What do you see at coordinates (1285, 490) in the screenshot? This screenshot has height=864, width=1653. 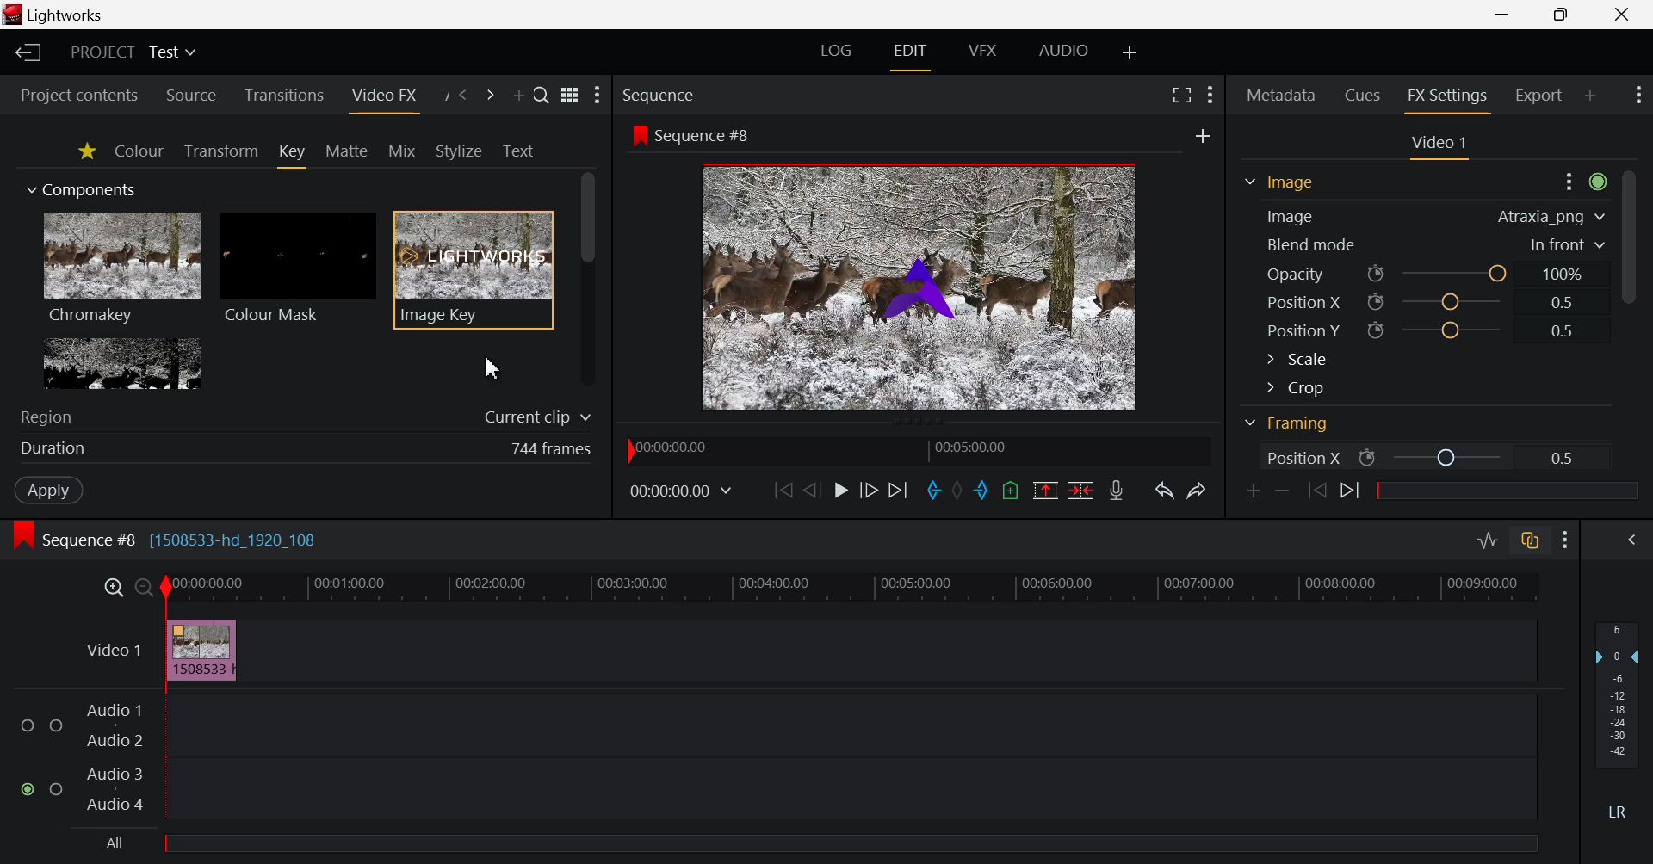 I see `Remove keyframe` at bounding box center [1285, 490].